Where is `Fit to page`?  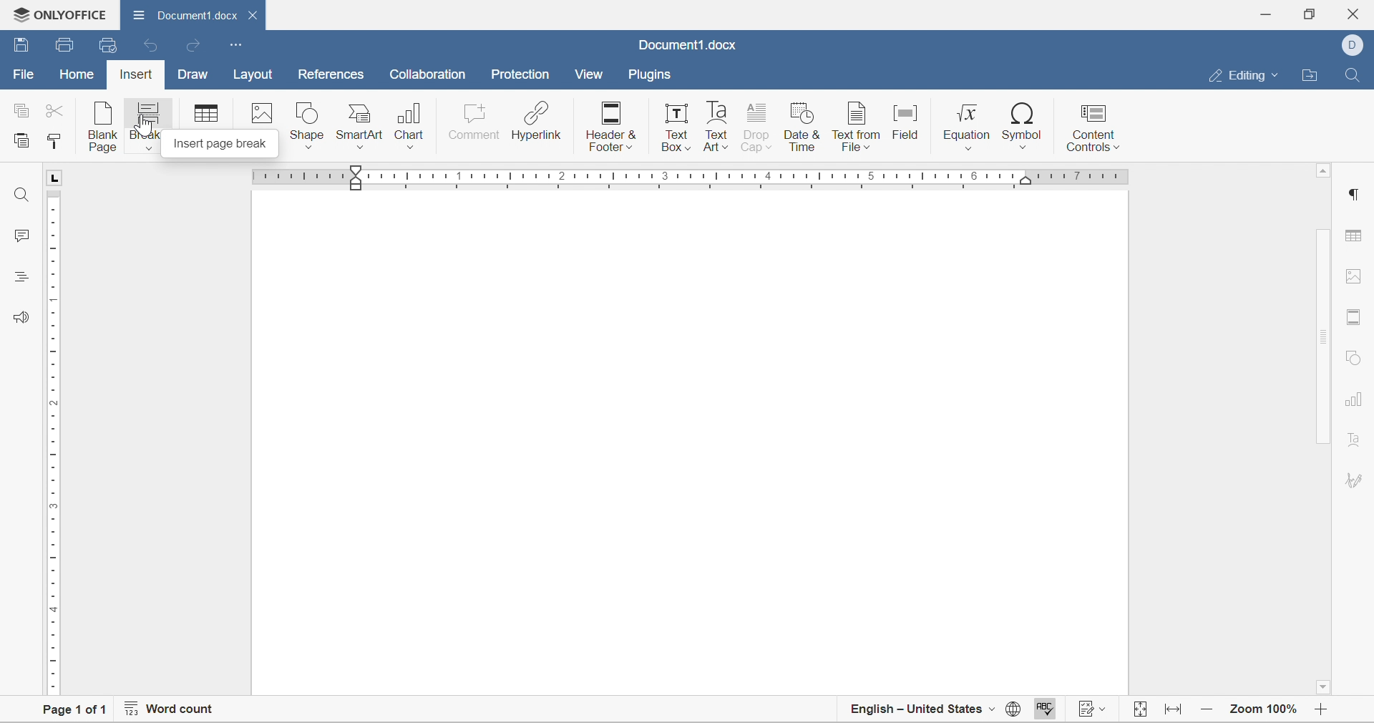
Fit to page is located at coordinates (1175, 712).